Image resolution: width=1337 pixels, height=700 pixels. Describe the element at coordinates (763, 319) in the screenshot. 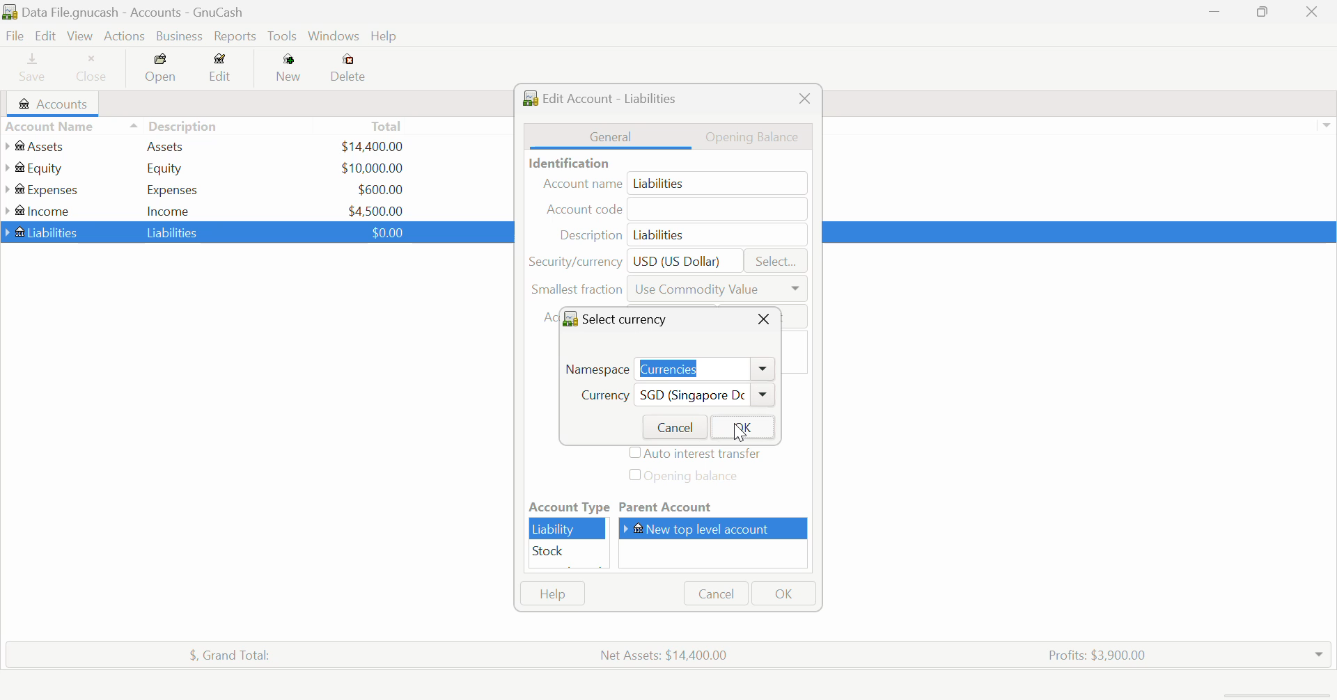

I see `Close` at that location.